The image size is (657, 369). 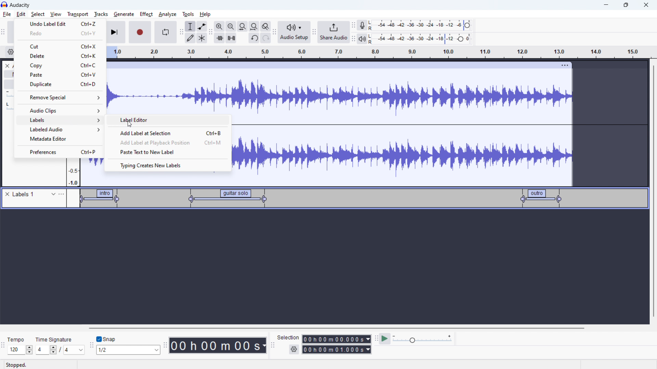 What do you see at coordinates (62, 25) in the screenshot?
I see `Undo Label Edit Ctrl+Z` at bounding box center [62, 25].